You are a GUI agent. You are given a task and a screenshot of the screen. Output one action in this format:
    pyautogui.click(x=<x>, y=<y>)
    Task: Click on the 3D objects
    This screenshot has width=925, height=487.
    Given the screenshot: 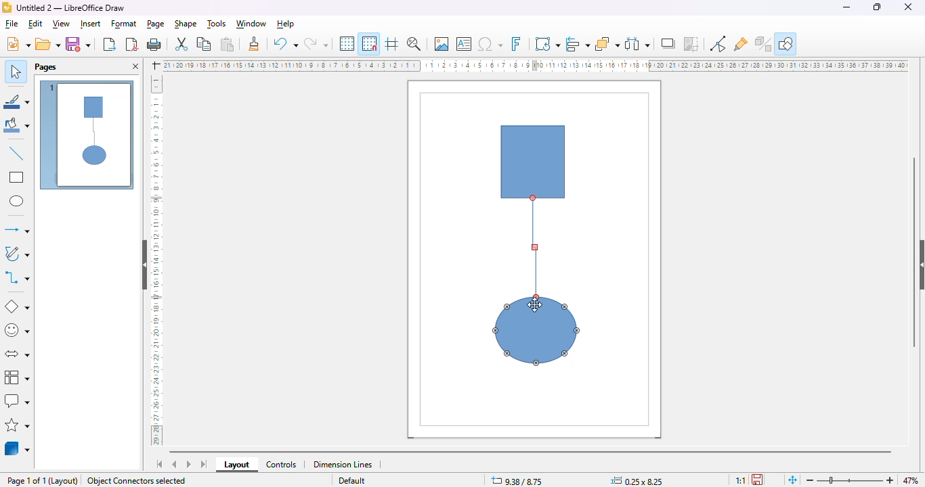 What is the action you would take?
    pyautogui.click(x=18, y=448)
    